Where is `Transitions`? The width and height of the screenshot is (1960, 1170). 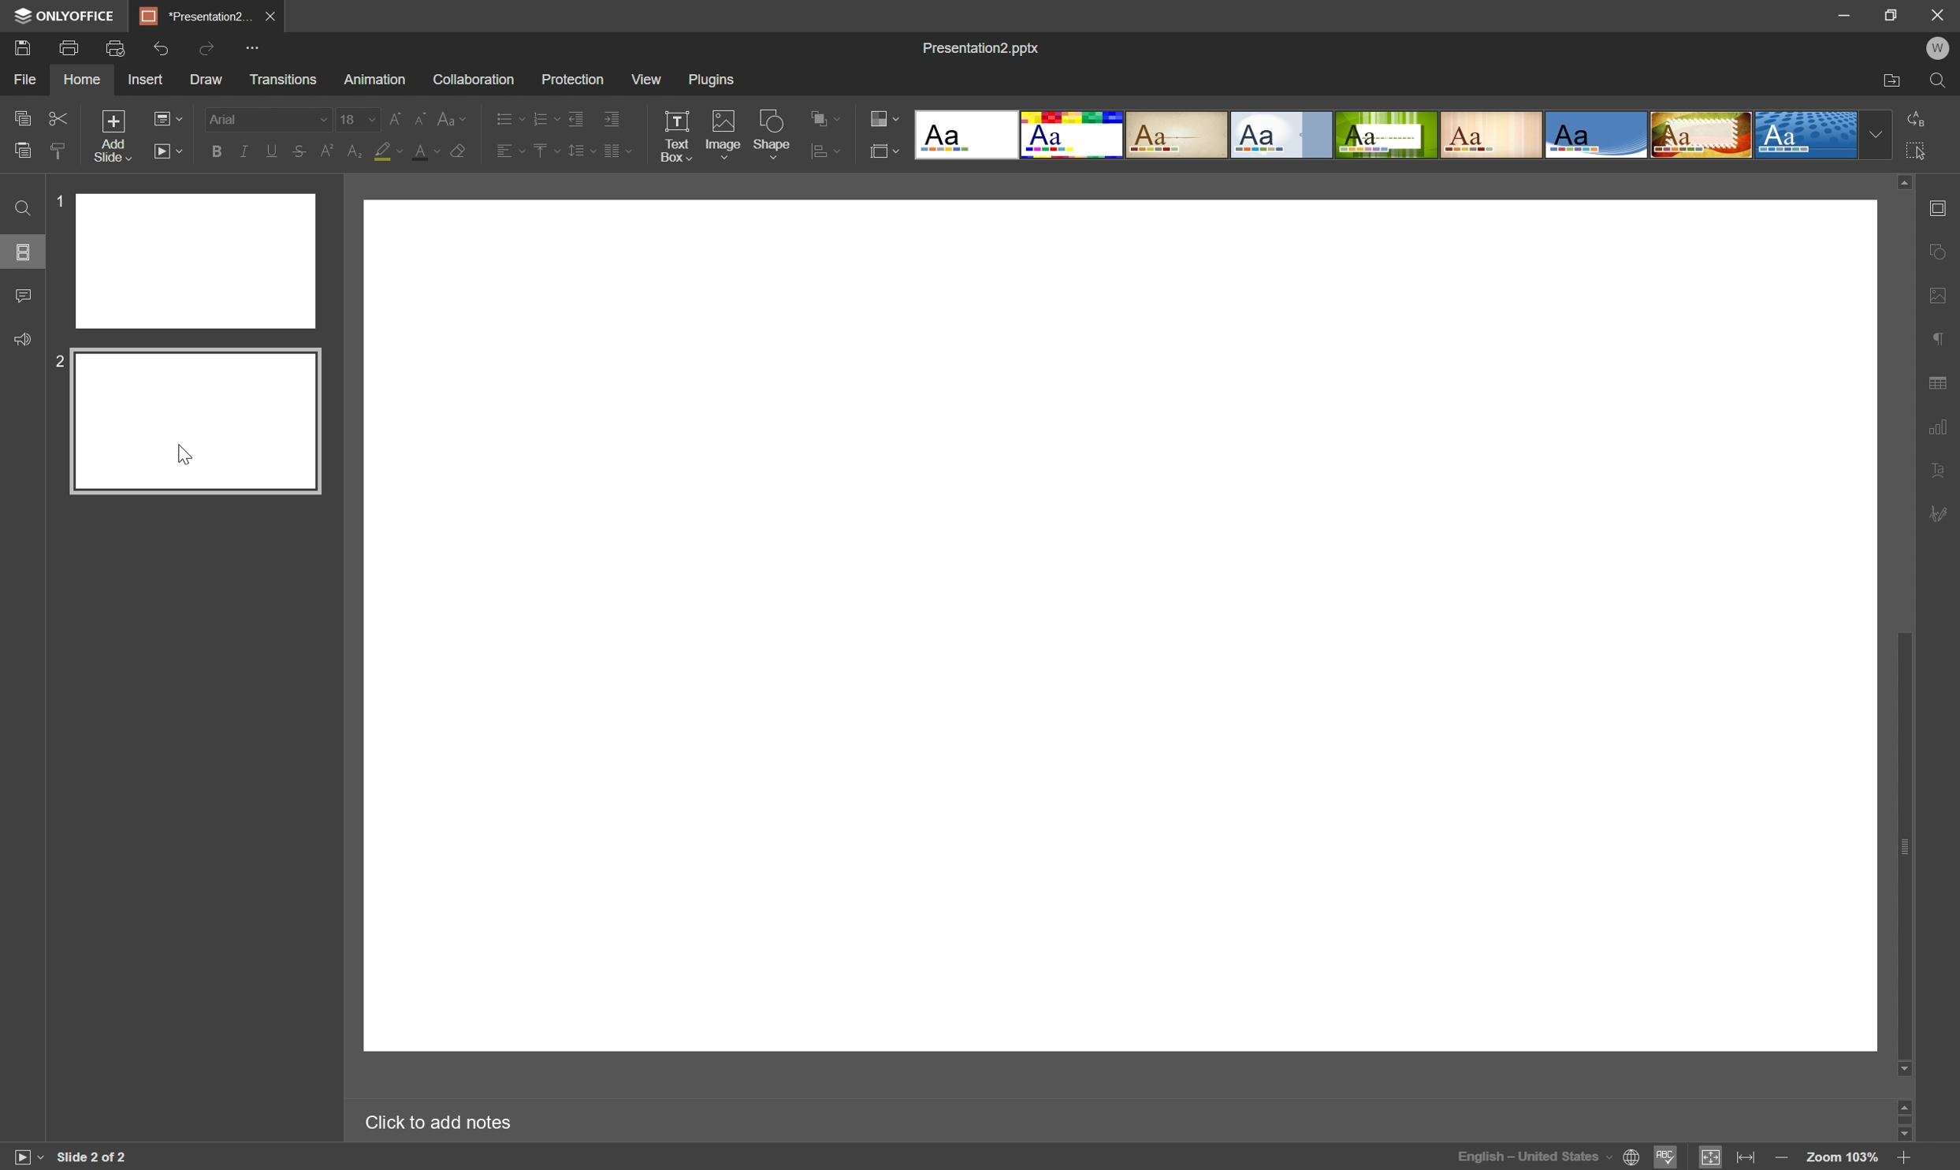 Transitions is located at coordinates (283, 81).